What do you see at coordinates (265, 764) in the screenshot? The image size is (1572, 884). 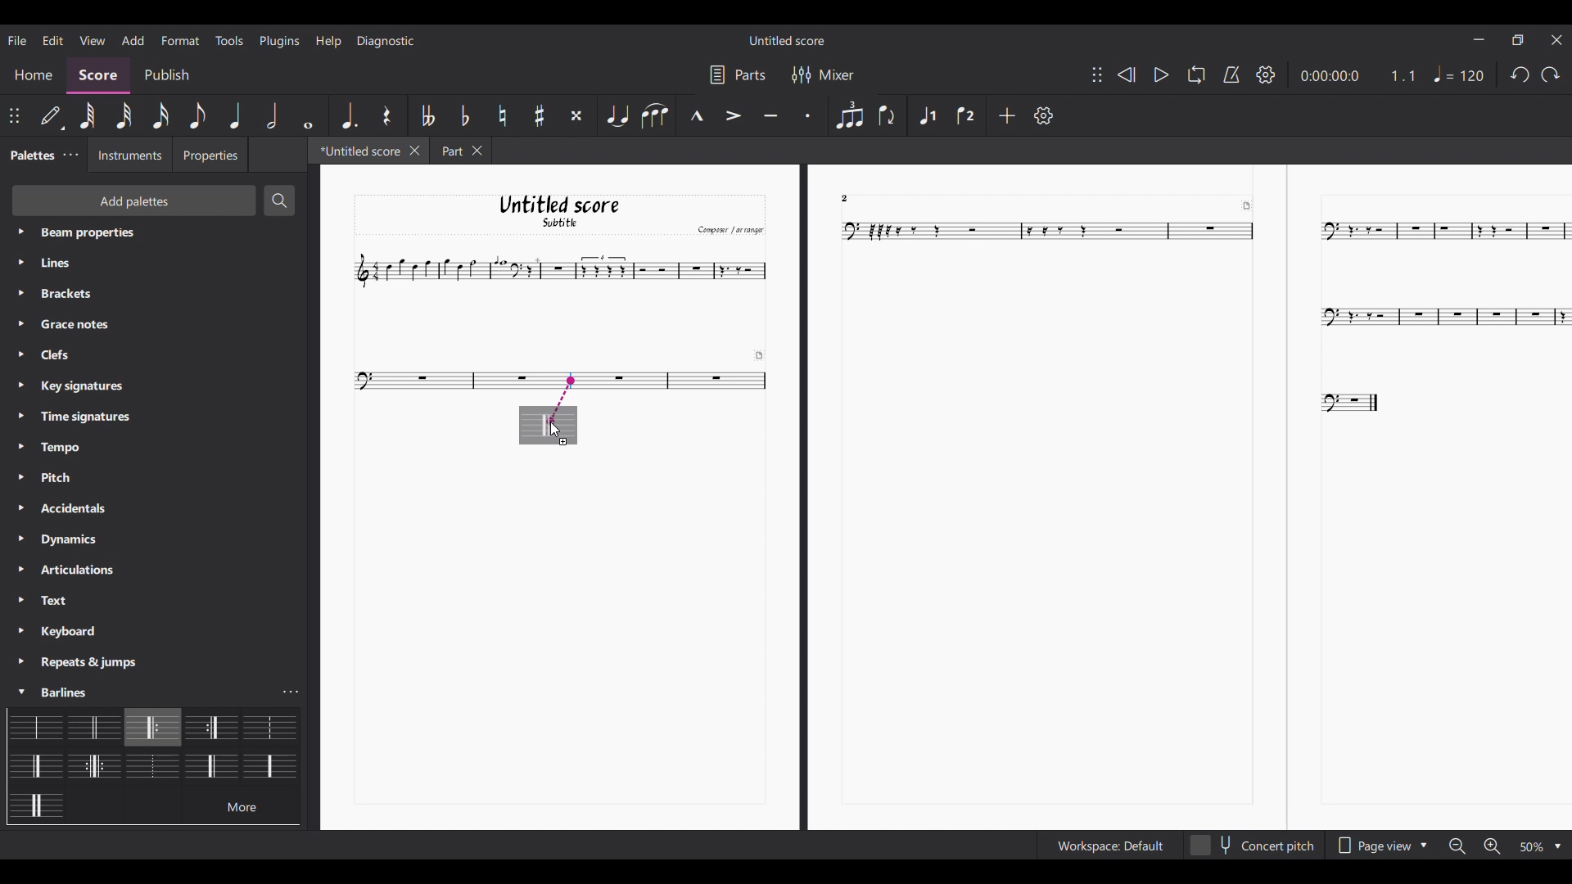 I see `Barline options` at bounding box center [265, 764].